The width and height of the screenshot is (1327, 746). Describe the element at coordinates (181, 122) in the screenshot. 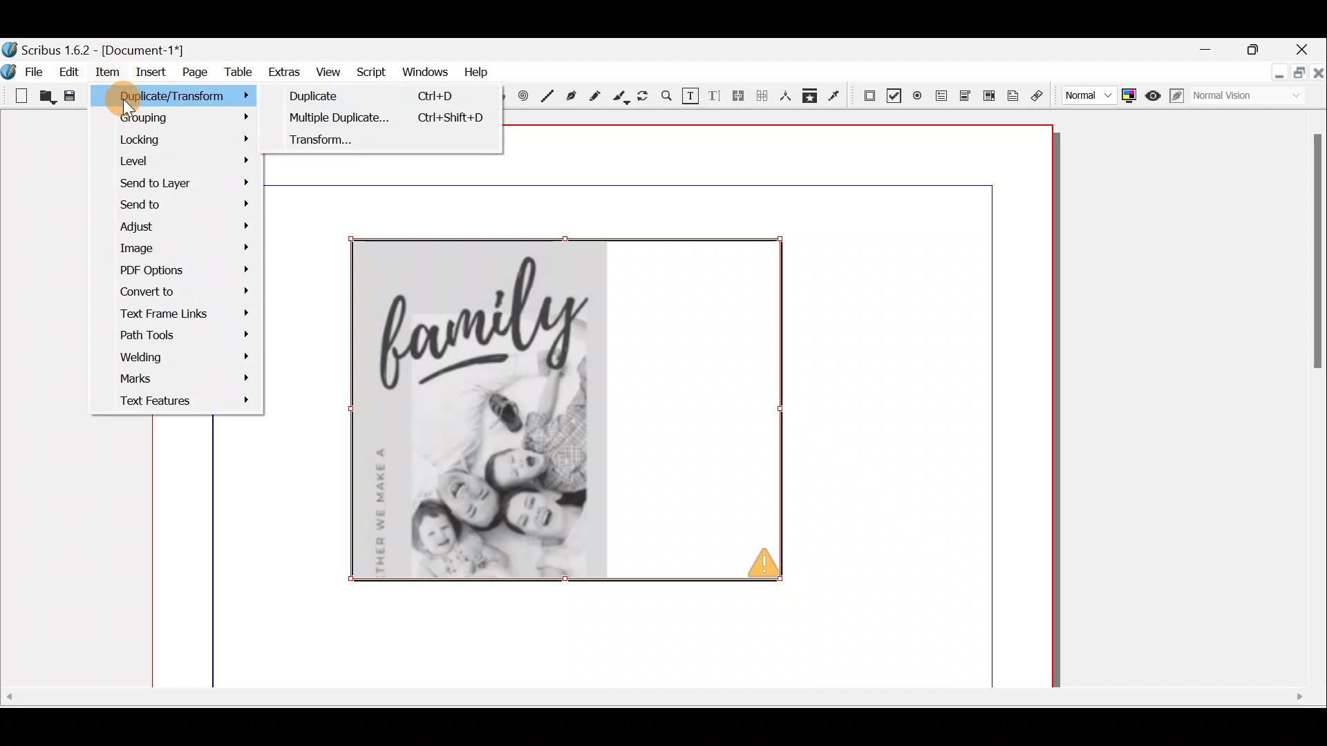

I see `Grouping` at that location.